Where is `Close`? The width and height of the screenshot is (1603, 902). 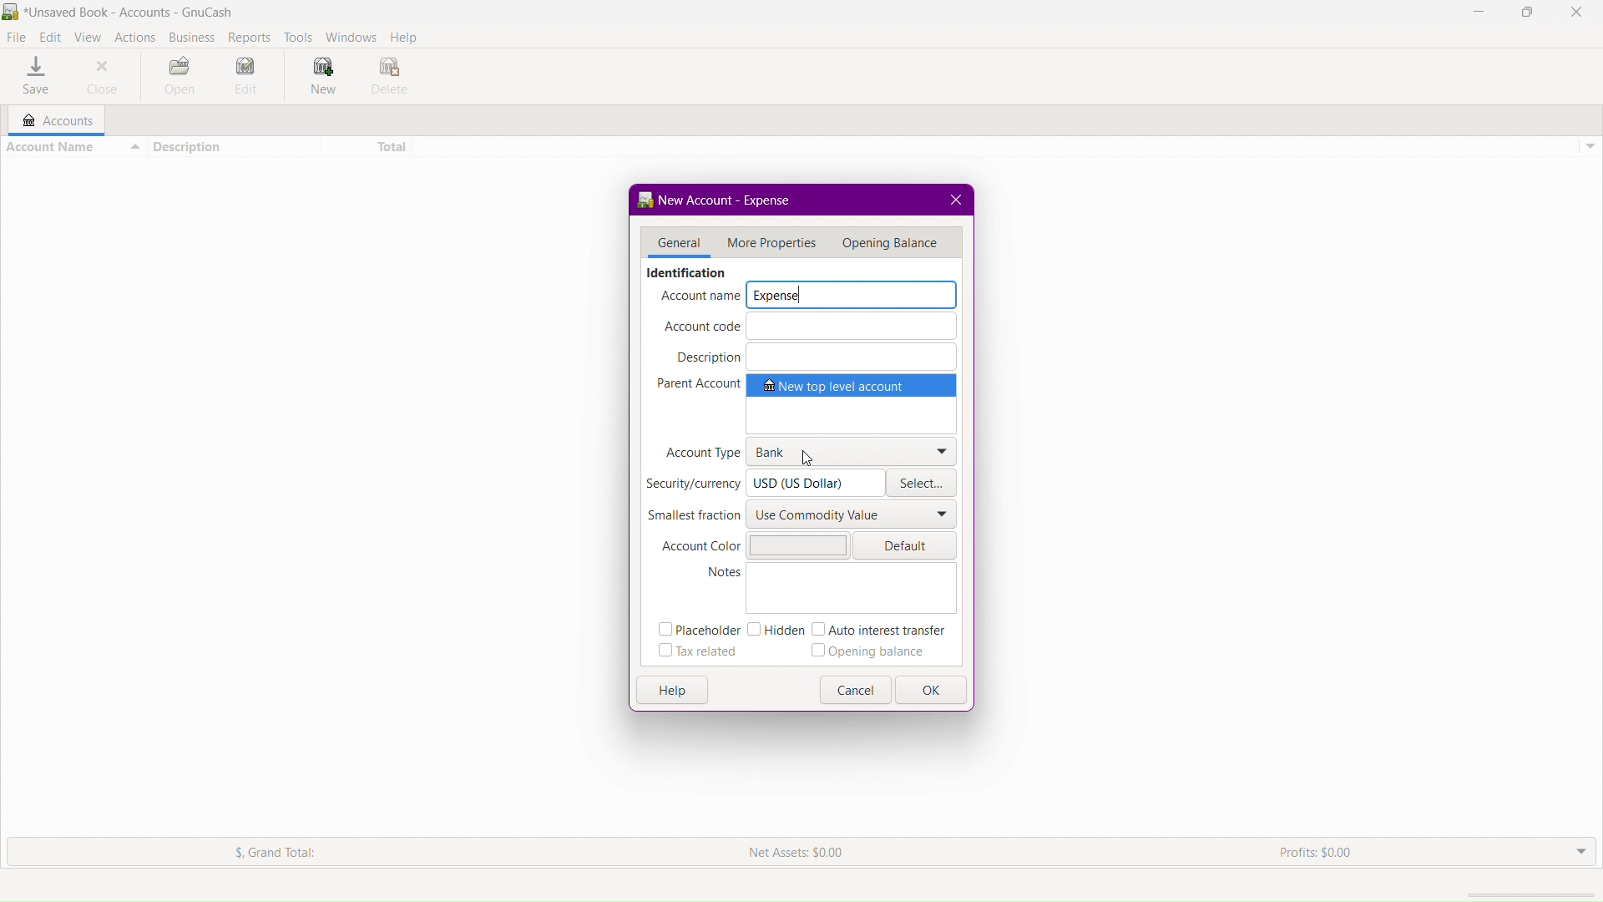 Close is located at coordinates (1577, 13).